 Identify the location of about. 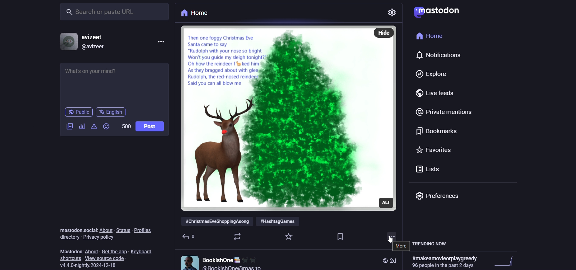
(107, 230).